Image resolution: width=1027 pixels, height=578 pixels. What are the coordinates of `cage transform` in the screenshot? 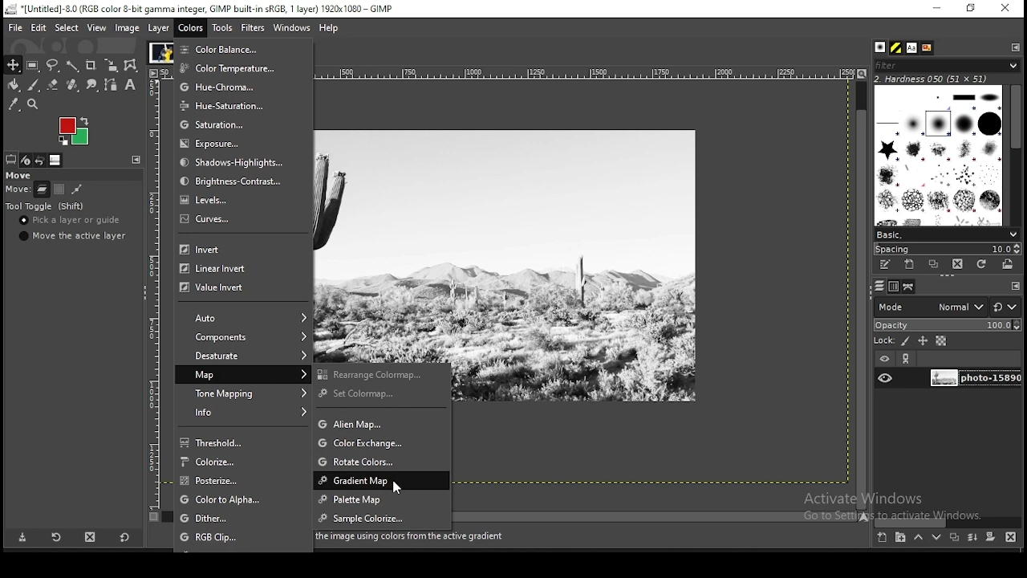 It's located at (132, 66).